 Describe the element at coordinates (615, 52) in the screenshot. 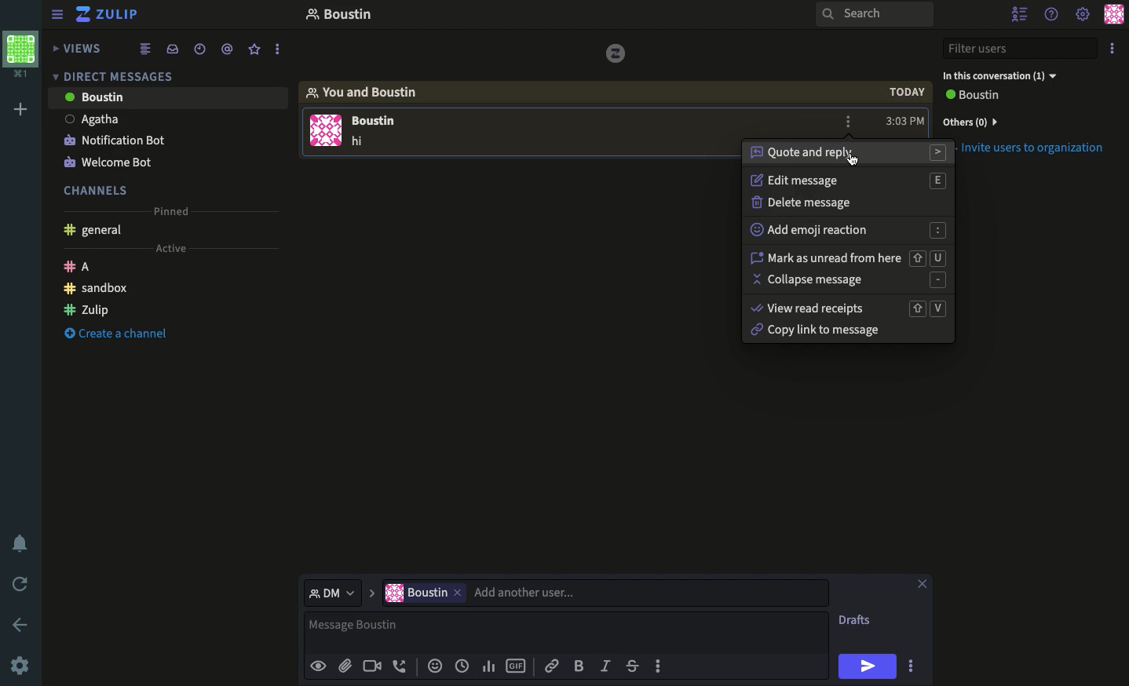

I see `vice versa` at that location.